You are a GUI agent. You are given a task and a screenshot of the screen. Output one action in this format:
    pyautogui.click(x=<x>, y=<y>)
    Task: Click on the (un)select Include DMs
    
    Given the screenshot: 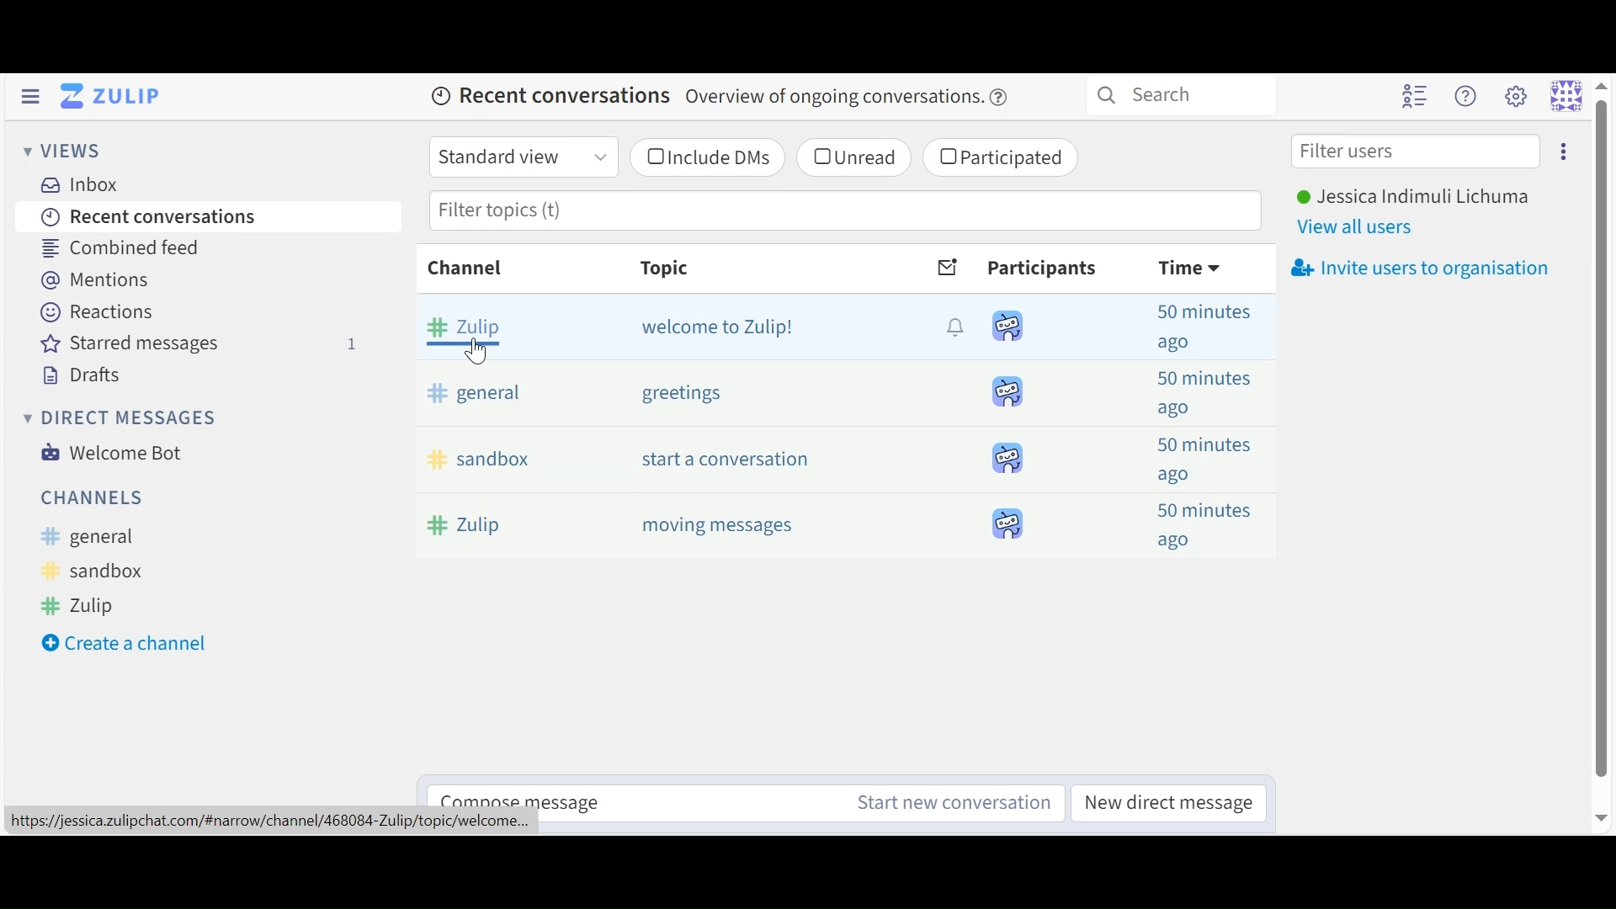 What is the action you would take?
    pyautogui.click(x=710, y=157)
    